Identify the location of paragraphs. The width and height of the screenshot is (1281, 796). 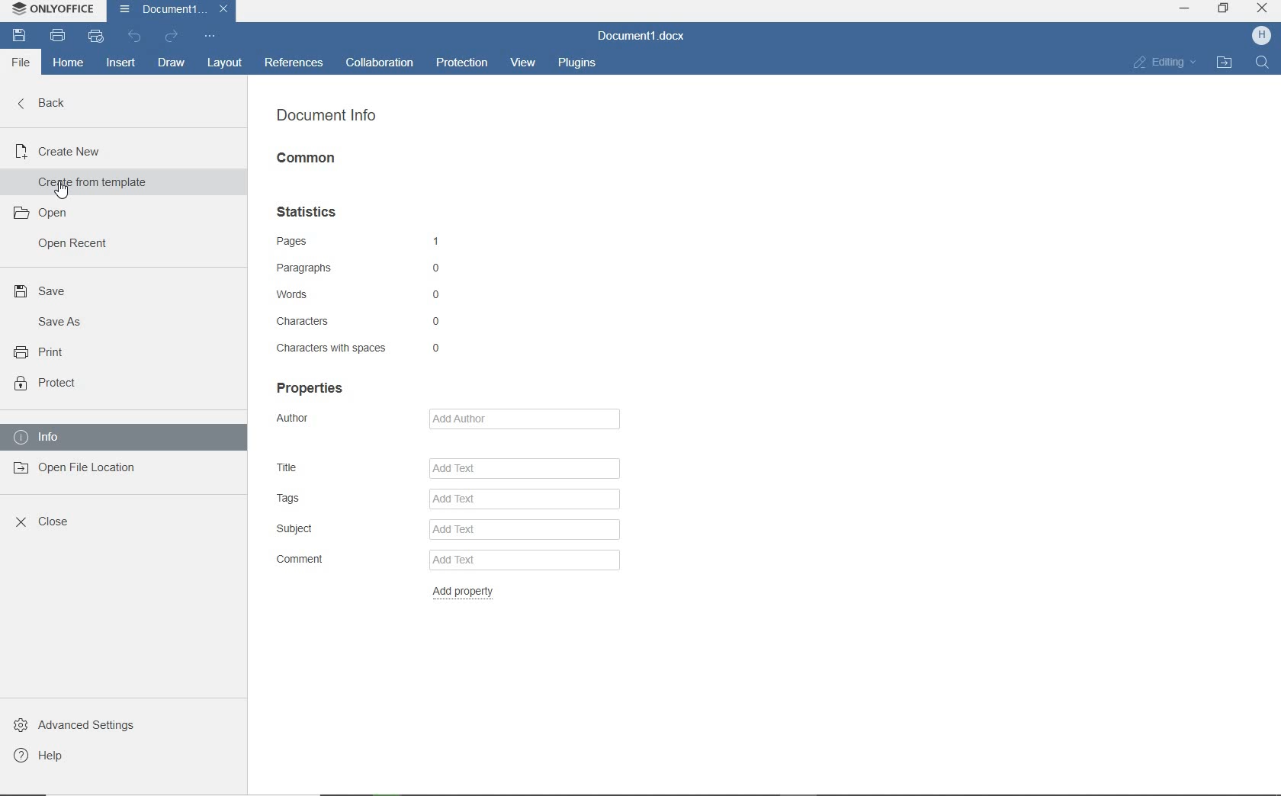
(366, 269).